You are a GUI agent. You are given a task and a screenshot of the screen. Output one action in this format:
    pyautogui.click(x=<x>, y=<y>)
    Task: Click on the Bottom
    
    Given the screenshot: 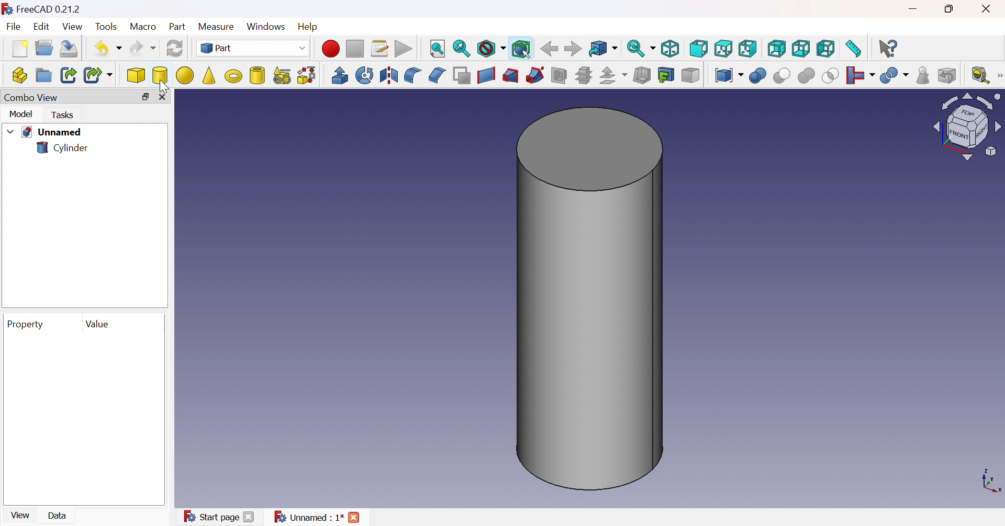 What is the action you would take?
    pyautogui.click(x=801, y=49)
    